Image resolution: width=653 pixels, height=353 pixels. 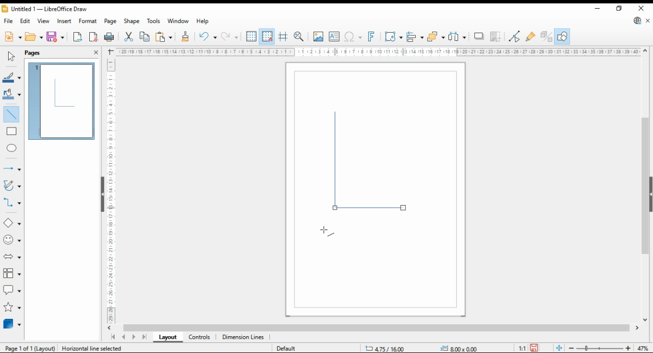 I want to click on decrease zoom, so click(x=570, y=347).